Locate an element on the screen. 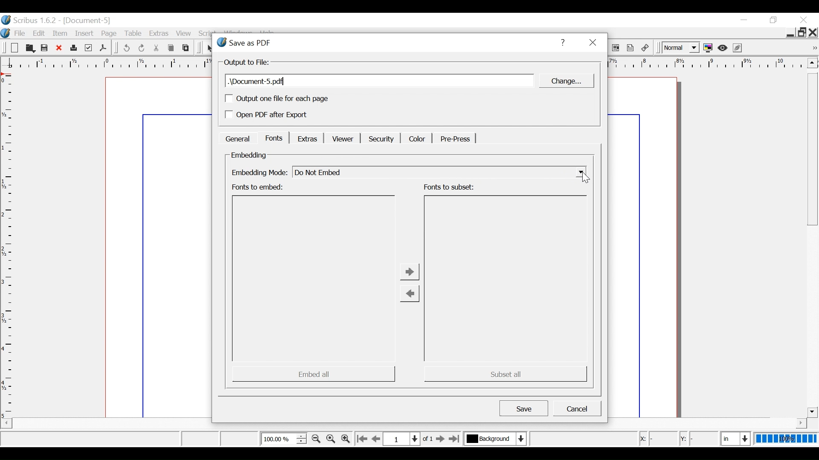 The height and width of the screenshot is (460, 819). Subset all is located at coordinates (504, 374).